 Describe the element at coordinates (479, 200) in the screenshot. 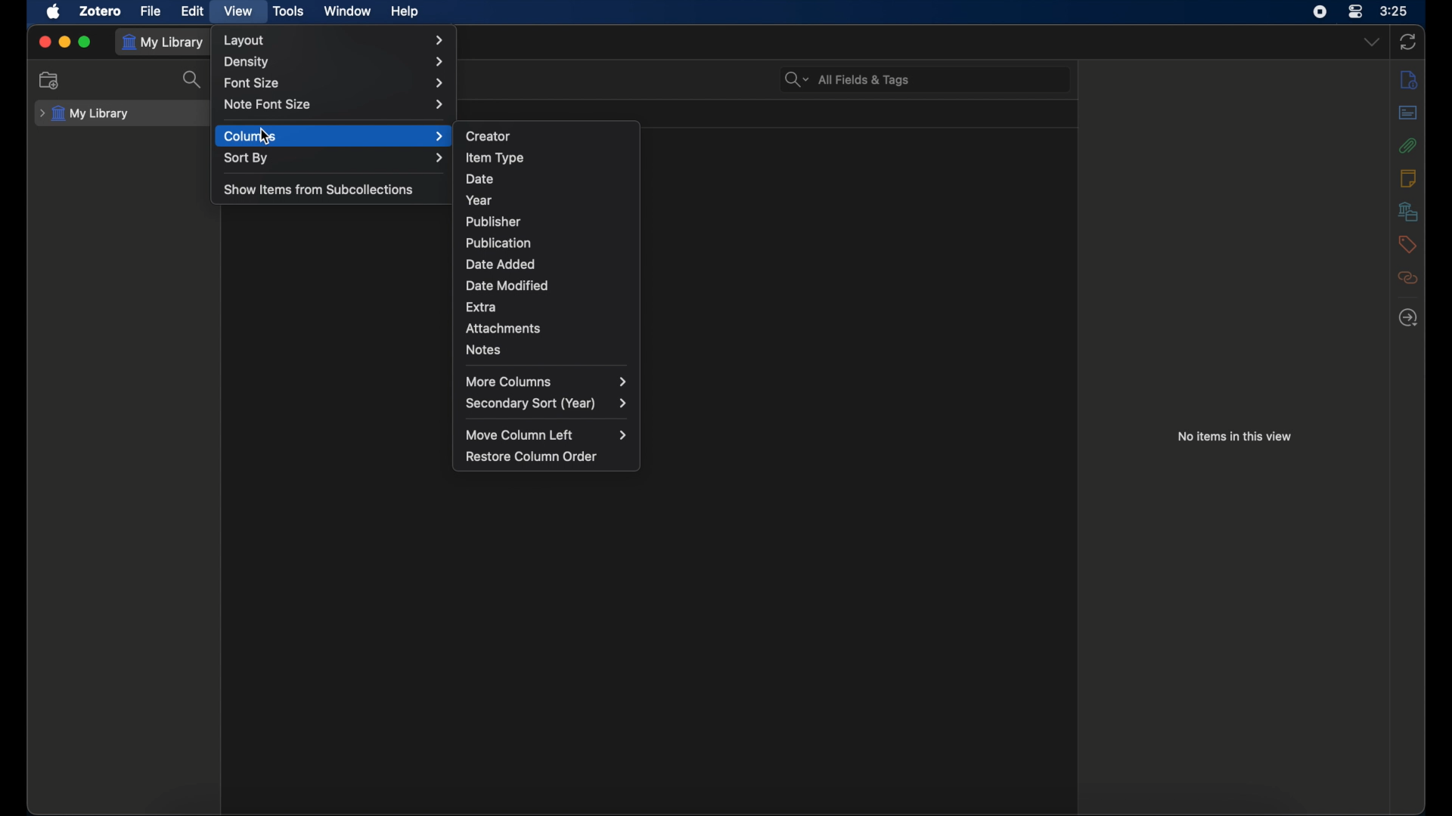

I see `year` at that location.